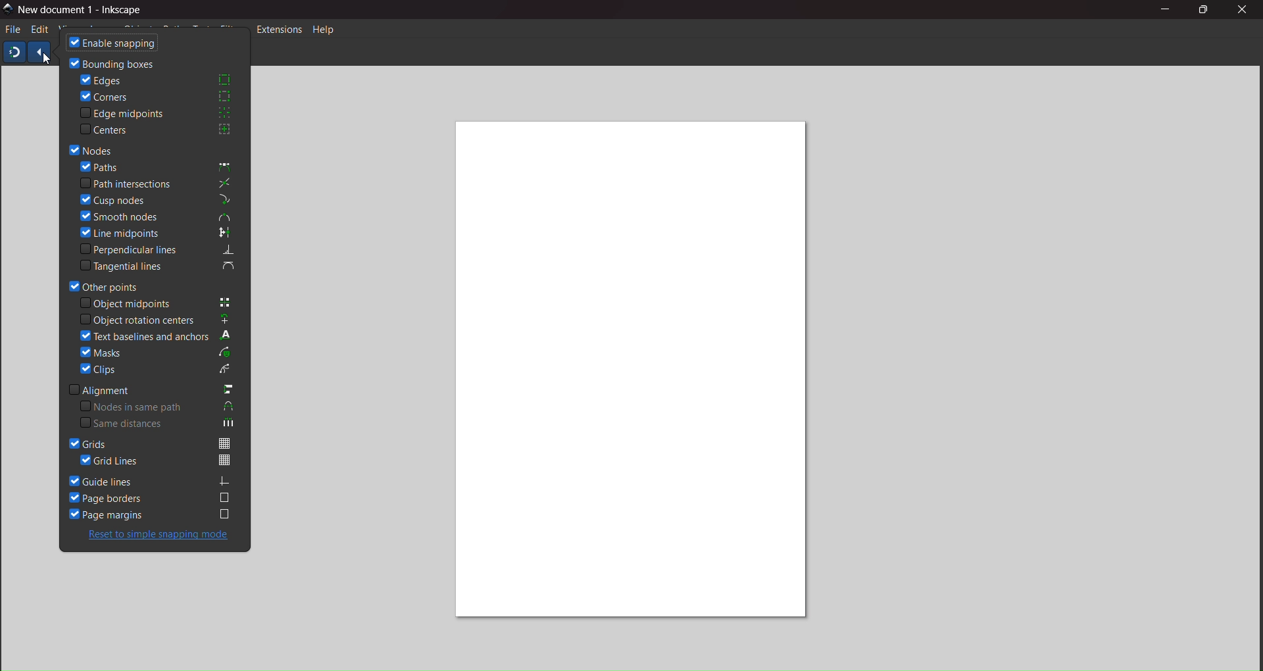 The height and width of the screenshot is (671, 1263). I want to click on other points, so click(107, 286).